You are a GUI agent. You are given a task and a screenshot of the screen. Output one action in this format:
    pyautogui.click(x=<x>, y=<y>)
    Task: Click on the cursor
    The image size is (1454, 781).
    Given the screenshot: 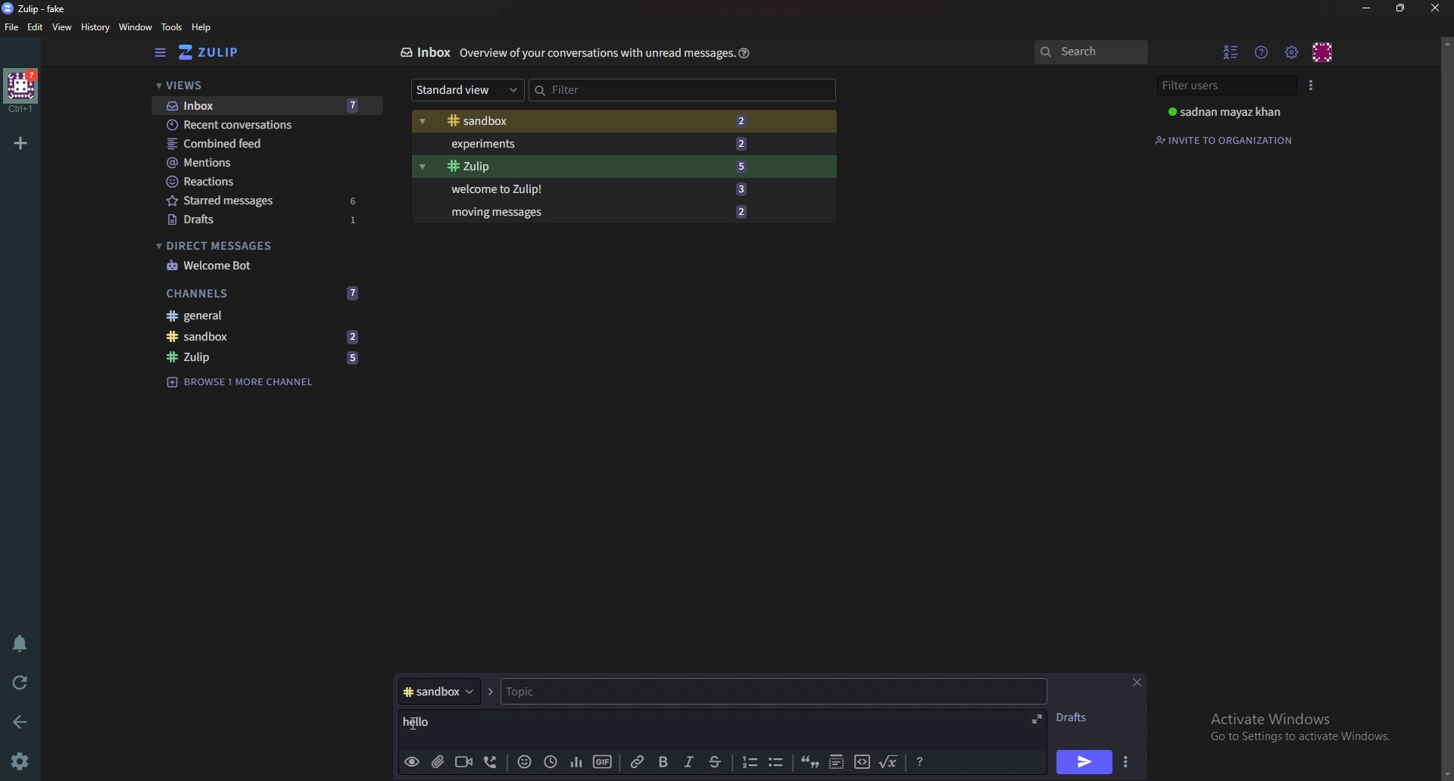 What is the action you would take?
    pyautogui.click(x=414, y=723)
    